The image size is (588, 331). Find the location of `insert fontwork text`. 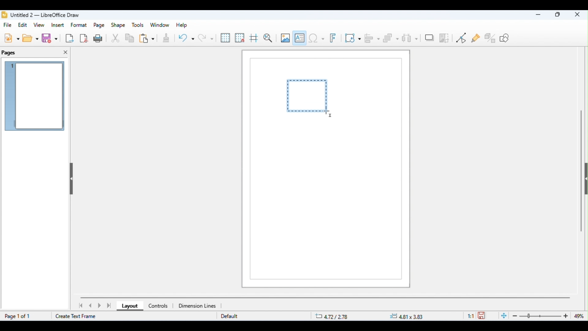

insert fontwork text is located at coordinates (334, 38).